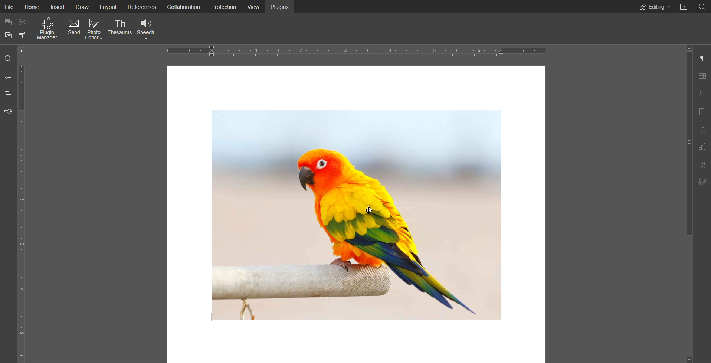 The height and width of the screenshot is (363, 711). What do you see at coordinates (222, 6) in the screenshot?
I see `Protection` at bounding box center [222, 6].